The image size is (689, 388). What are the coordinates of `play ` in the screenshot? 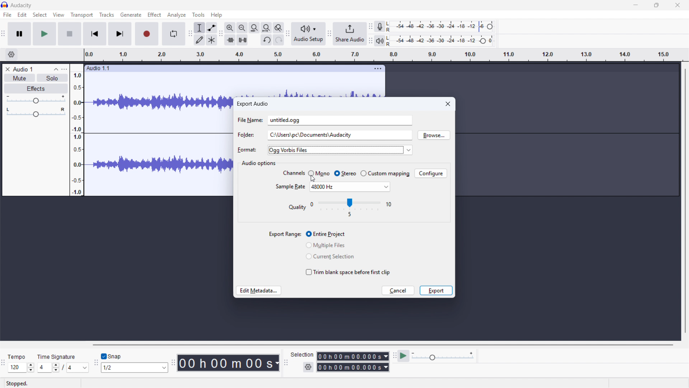 It's located at (45, 34).